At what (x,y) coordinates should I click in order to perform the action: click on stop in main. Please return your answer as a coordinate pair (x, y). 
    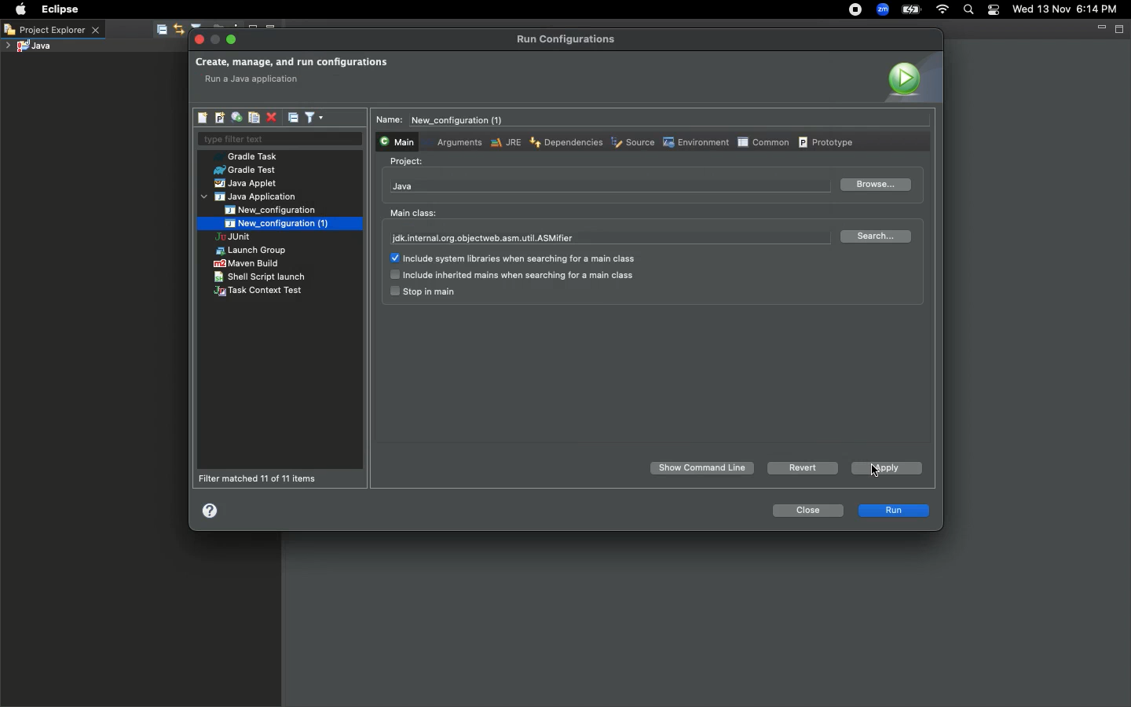
    Looking at the image, I should click on (422, 292).